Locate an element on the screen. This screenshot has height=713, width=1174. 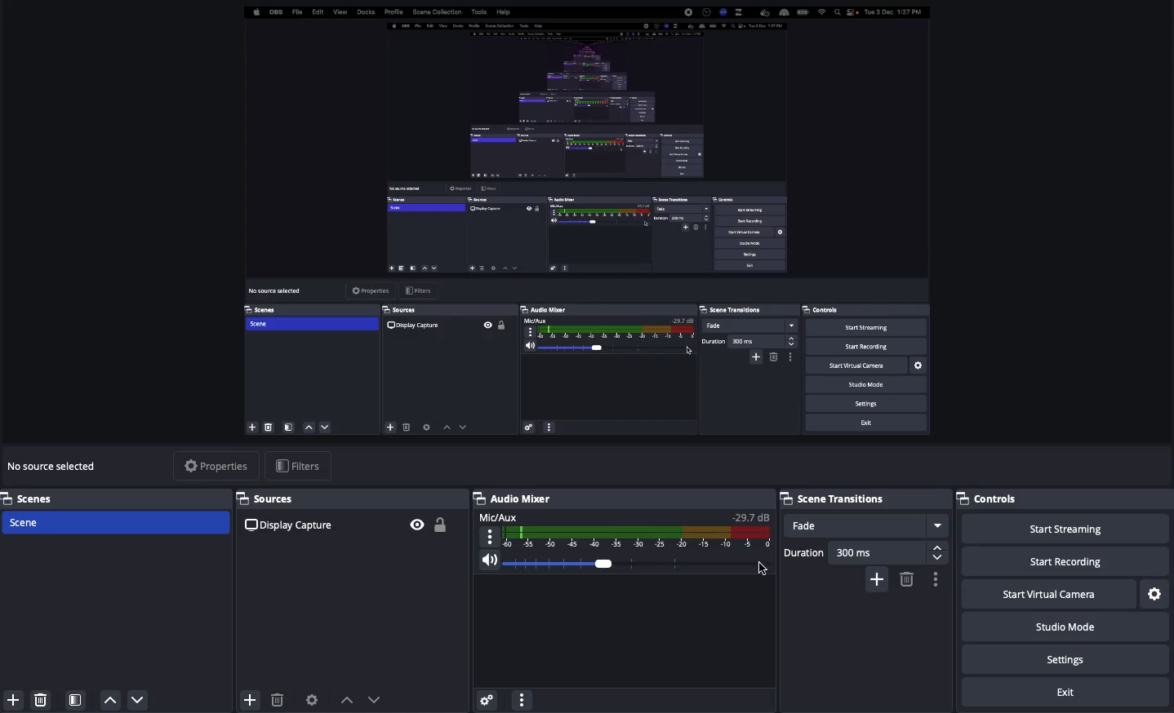
Scene transitions is located at coordinates (837, 499).